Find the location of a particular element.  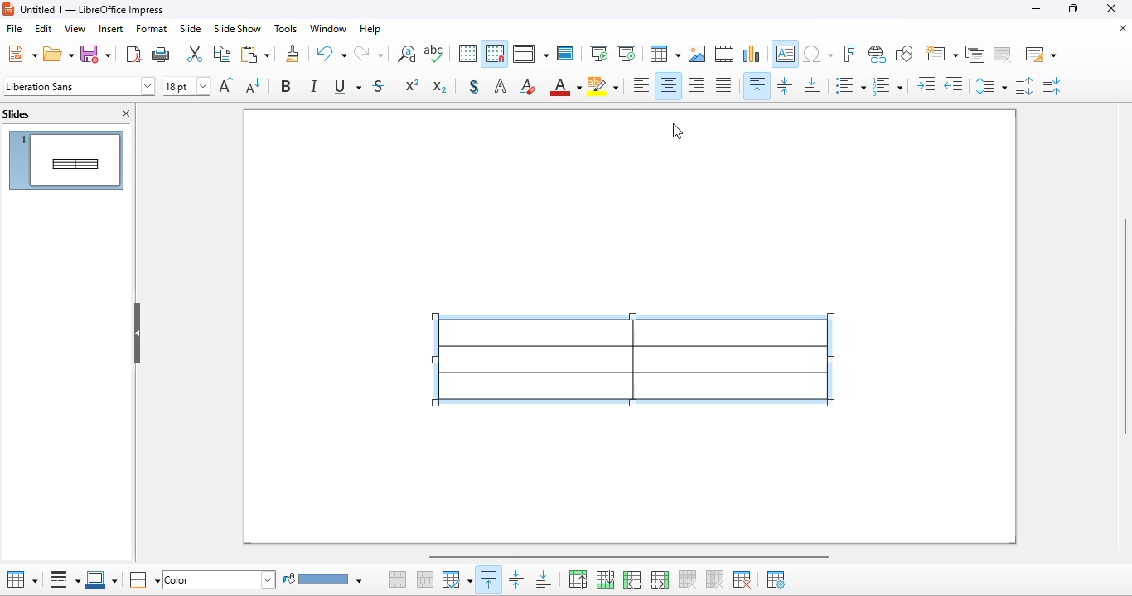

new is located at coordinates (22, 54).